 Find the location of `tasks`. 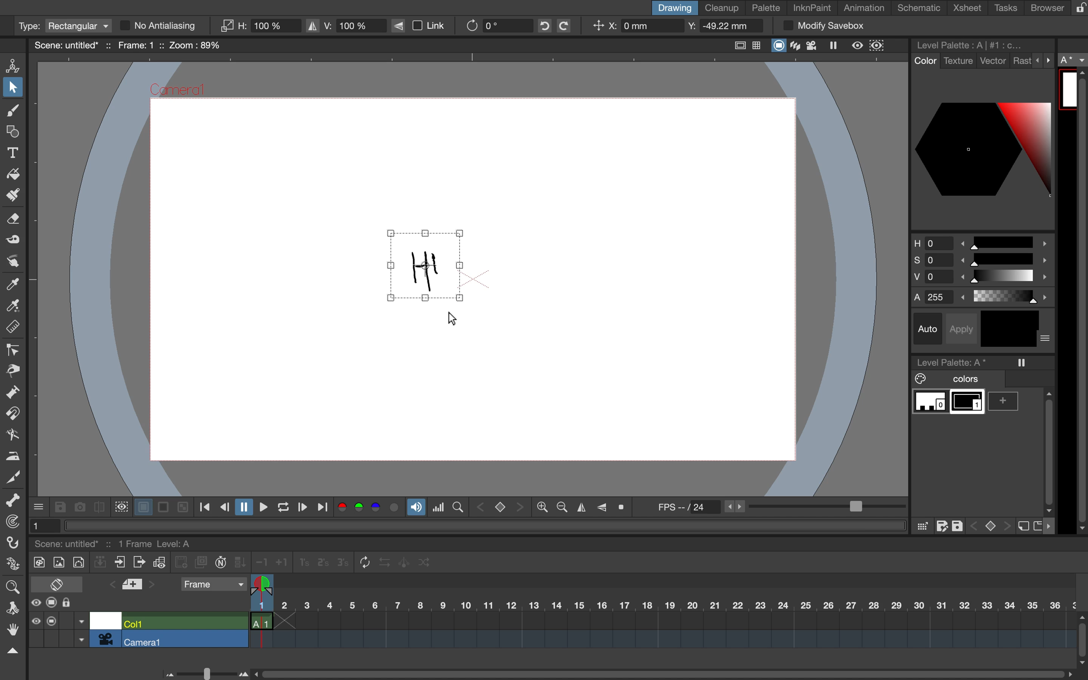

tasks is located at coordinates (1004, 8).